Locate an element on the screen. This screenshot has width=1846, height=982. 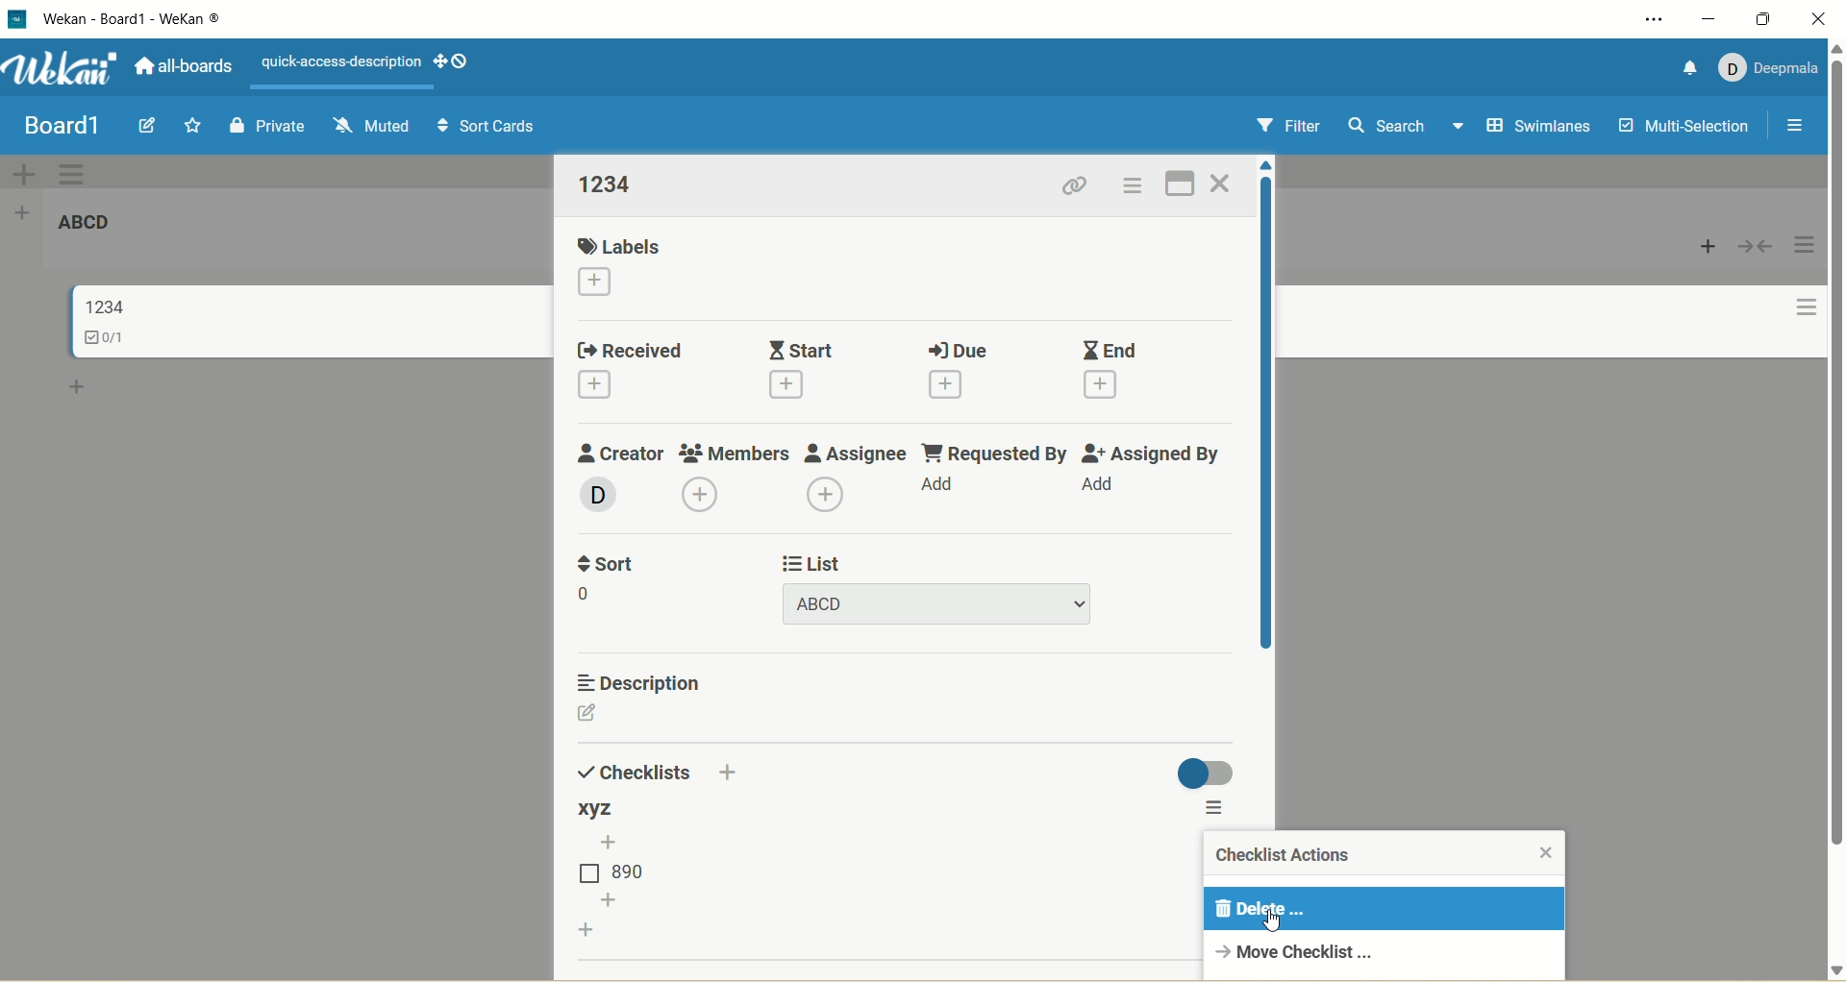
labels is located at coordinates (620, 243).